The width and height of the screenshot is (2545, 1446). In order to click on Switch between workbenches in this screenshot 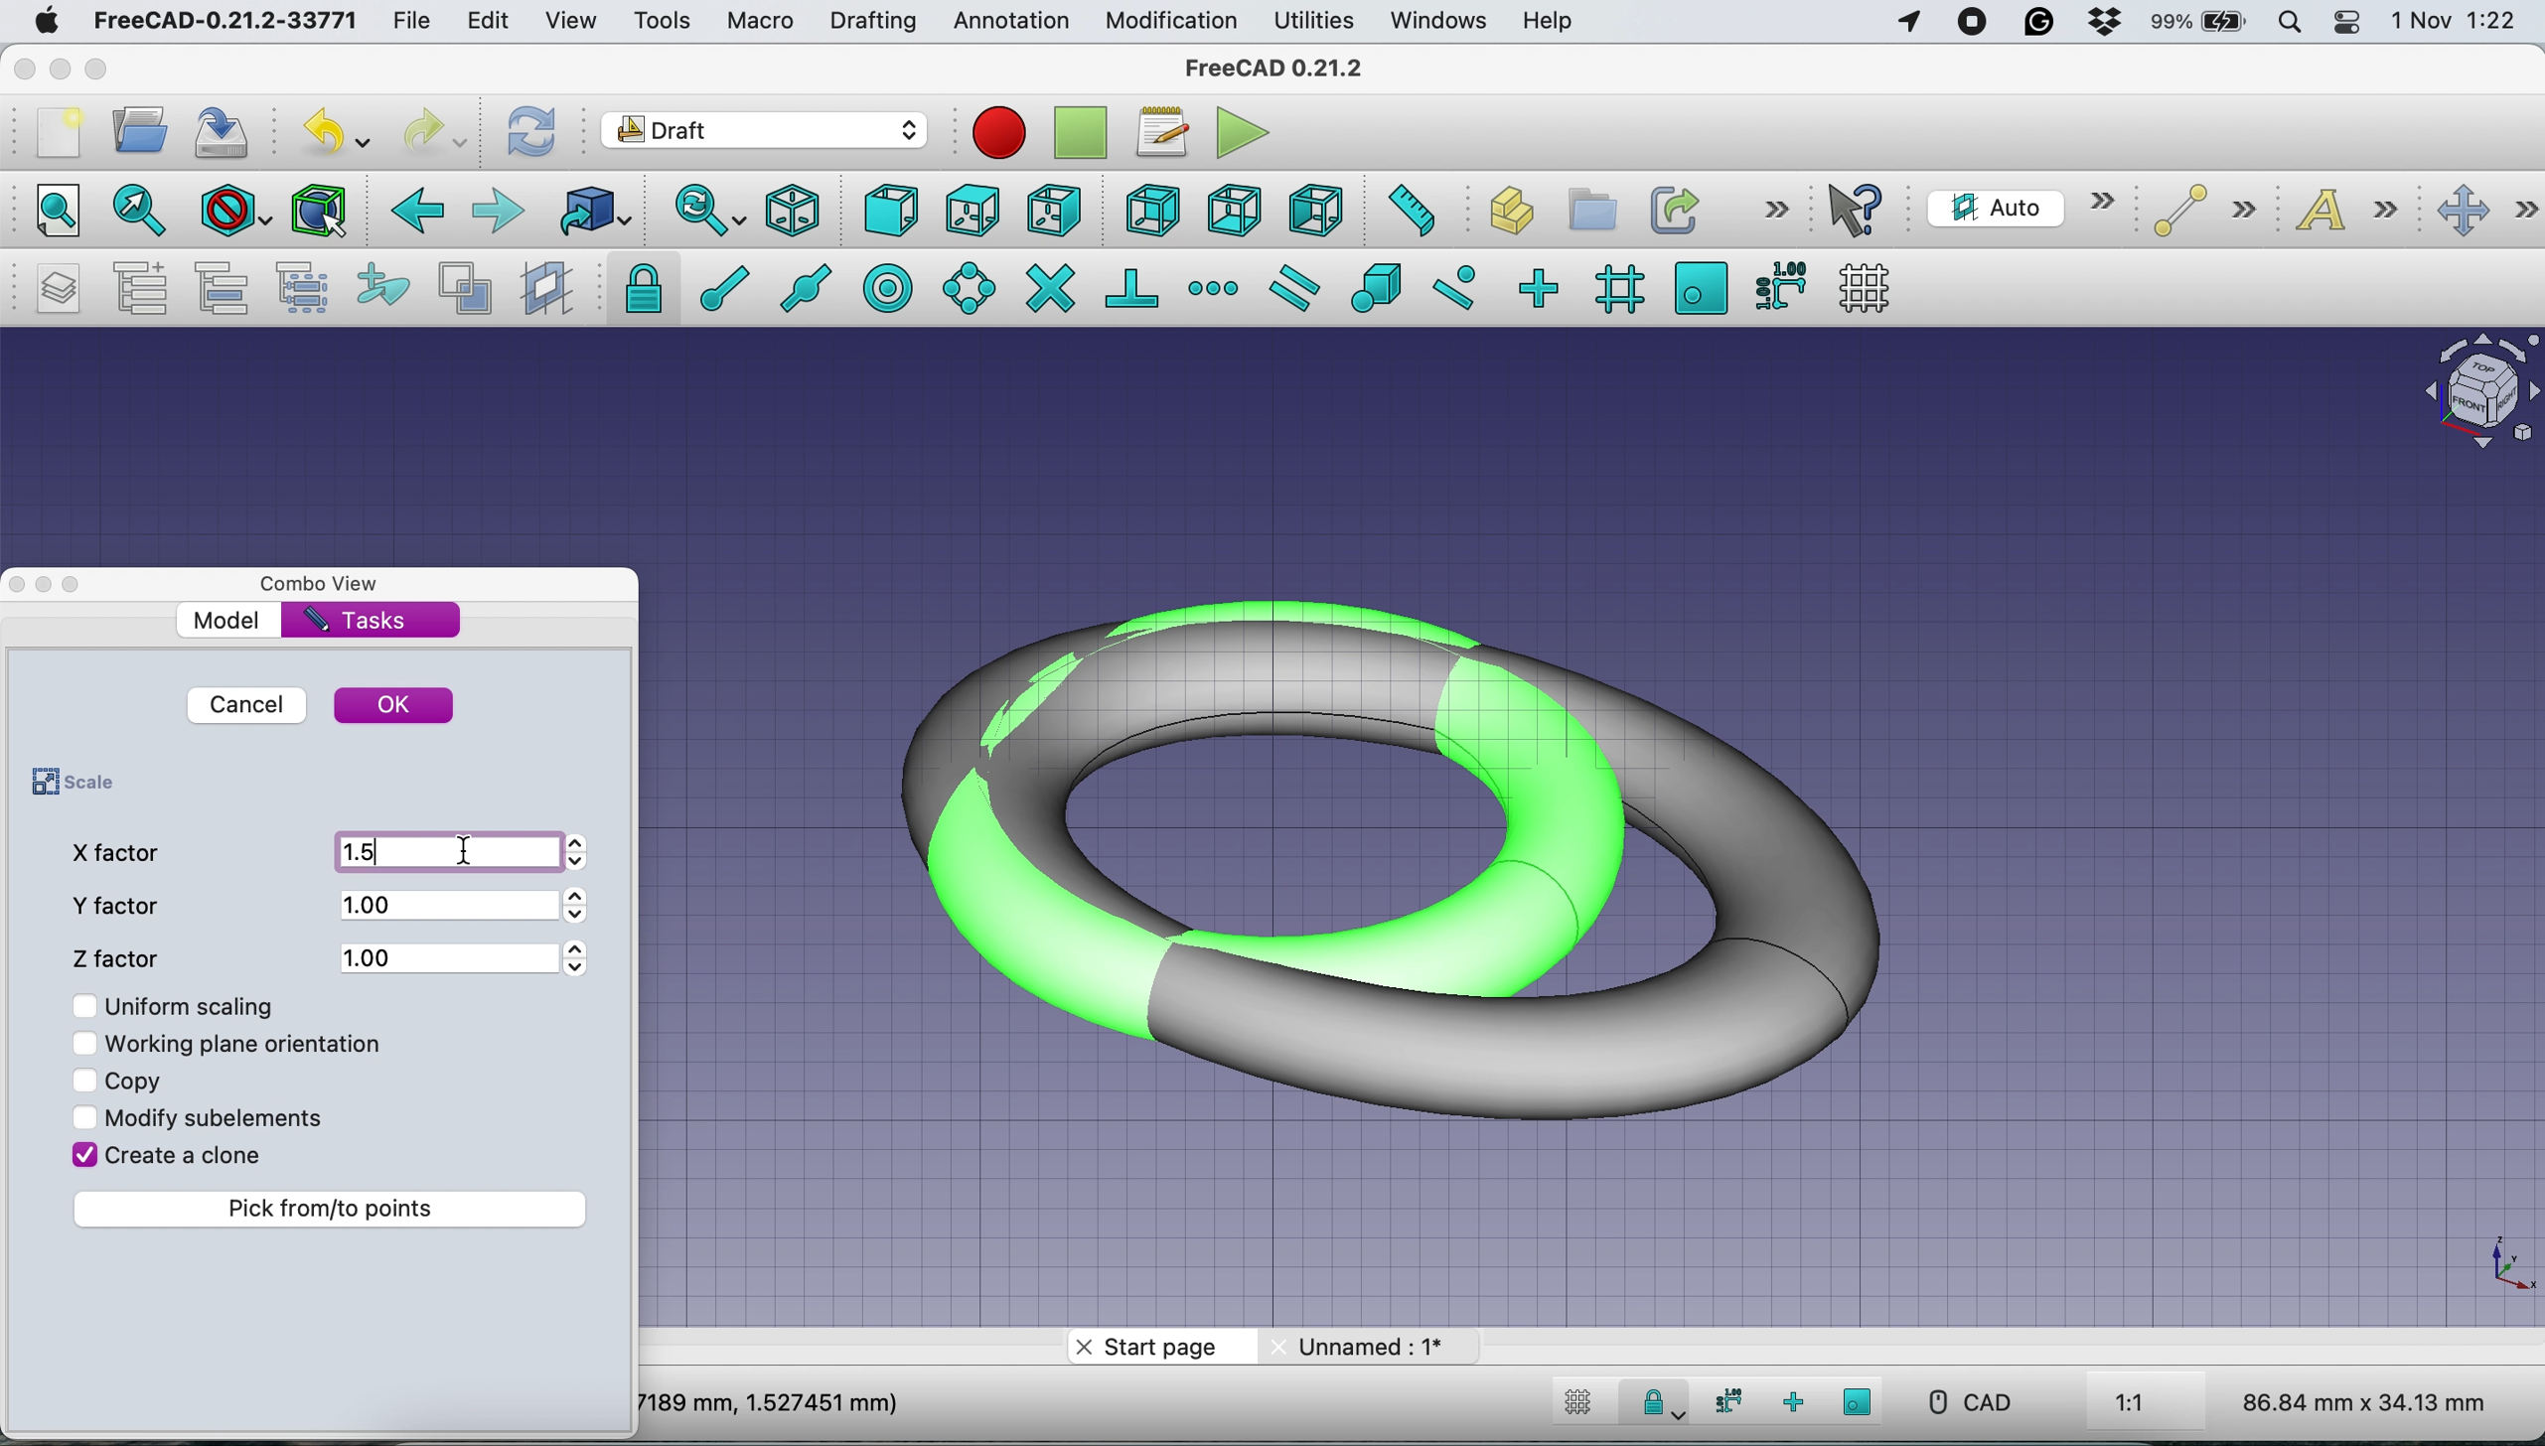, I will do `click(764, 132)`.